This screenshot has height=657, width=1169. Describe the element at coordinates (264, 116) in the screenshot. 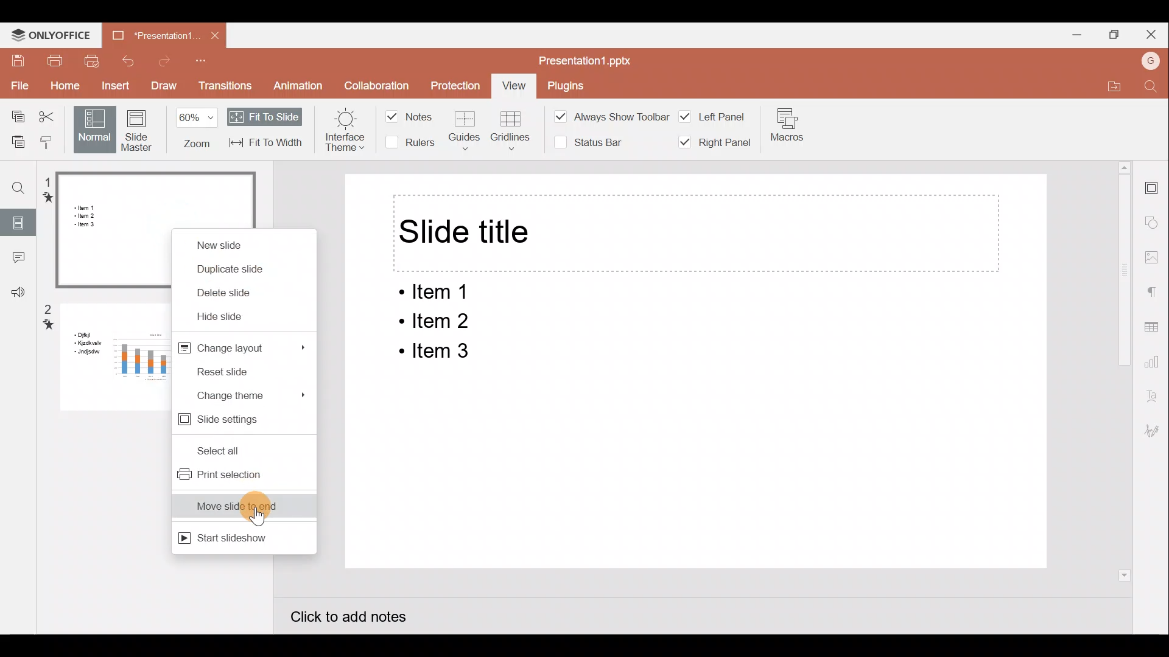

I see `Fit to slide` at that location.